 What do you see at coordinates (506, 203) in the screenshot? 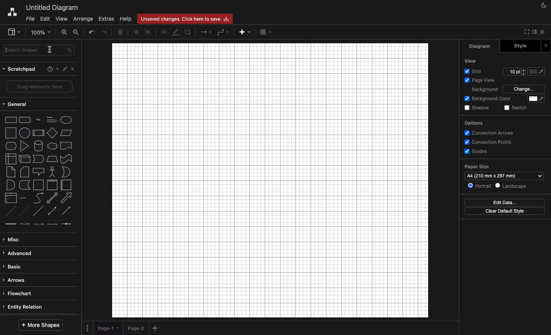
I see `Edit data` at bounding box center [506, 203].